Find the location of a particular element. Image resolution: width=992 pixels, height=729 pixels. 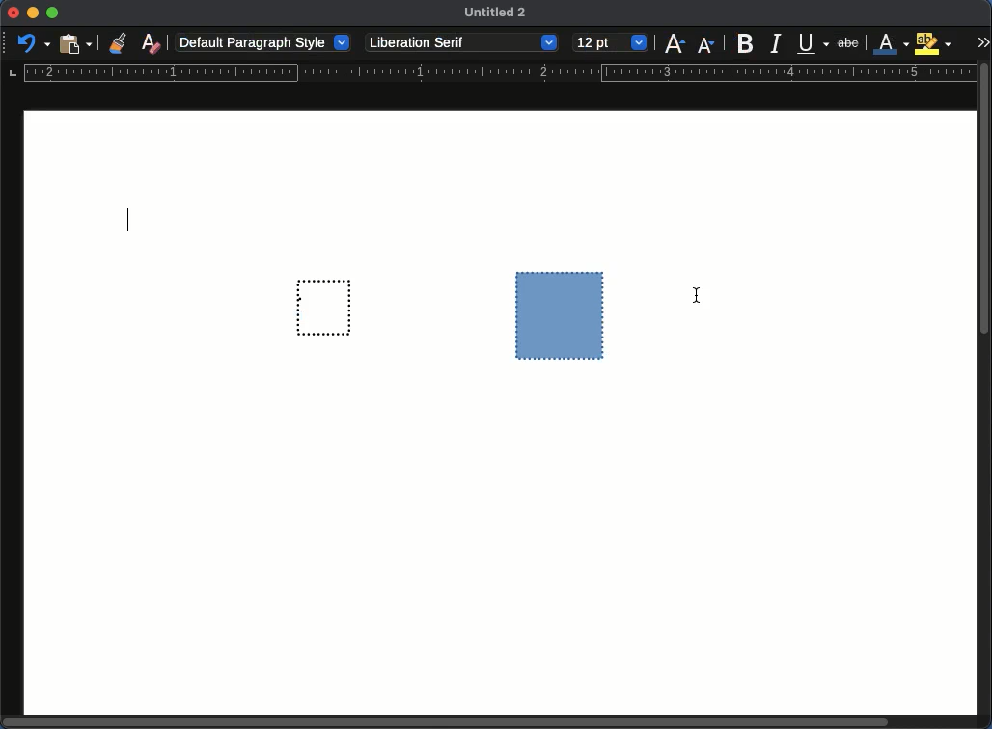

guide is located at coordinates (500, 72).